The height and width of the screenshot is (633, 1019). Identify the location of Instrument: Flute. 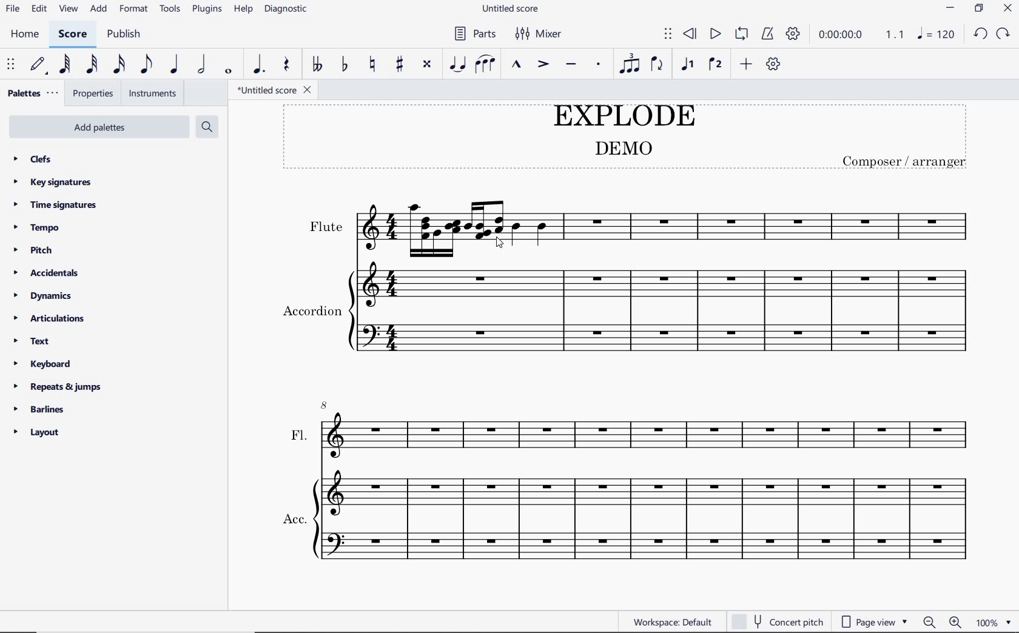
(639, 215).